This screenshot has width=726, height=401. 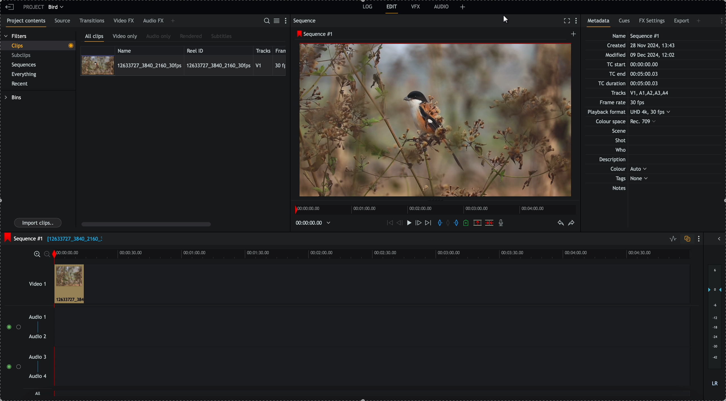 What do you see at coordinates (407, 223) in the screenshot?
I see `play` at bounding box center [407, 223].